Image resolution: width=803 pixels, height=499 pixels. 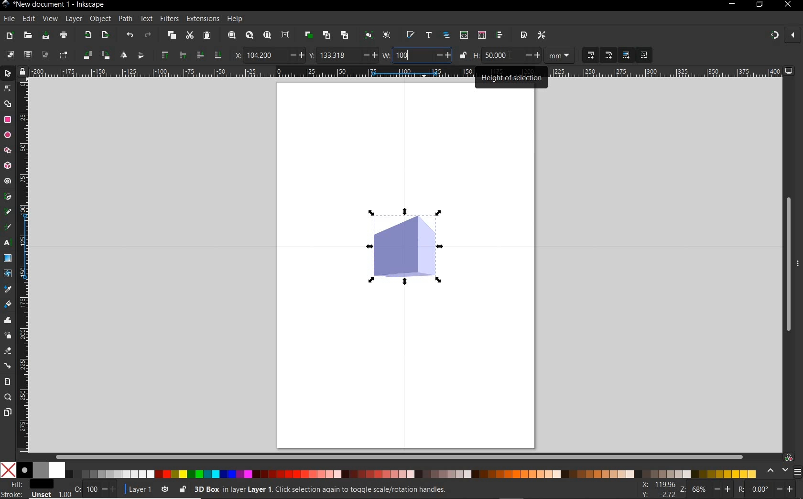 What do you see at coordinates (8, 321) in the screenshot?
I see `tweak tool` at bounding box center [8, 321].